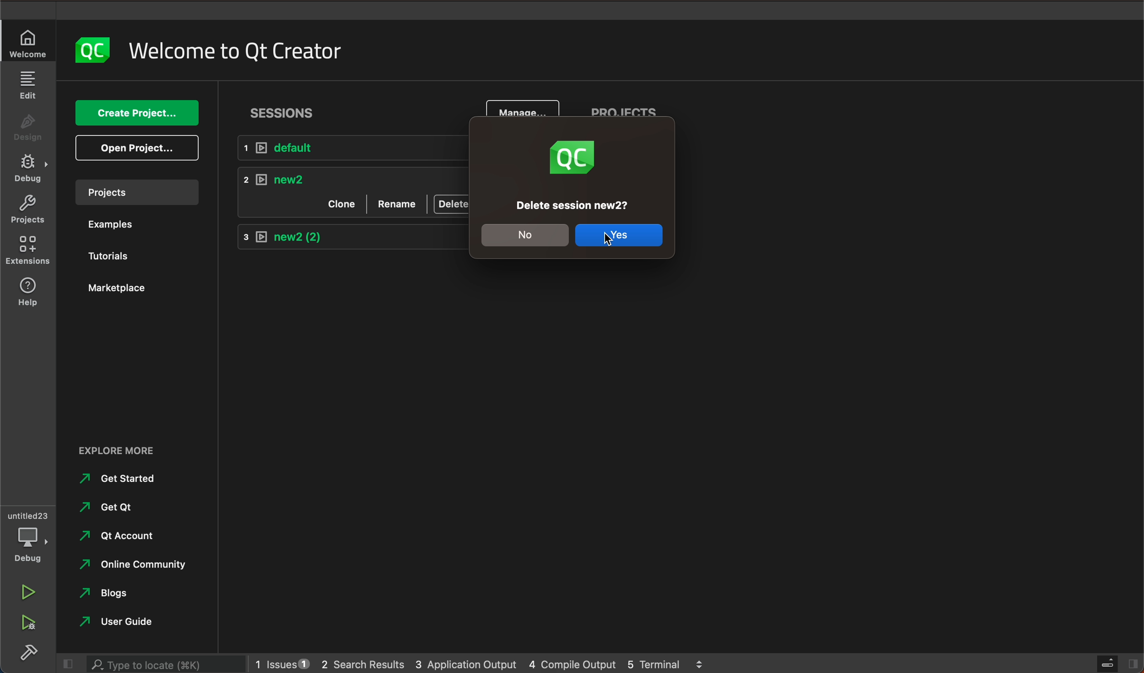 This screenshot has height=673, width=1144. Describe the element at coordinates (528, 236) in the screenshot. I see `no` at that location.